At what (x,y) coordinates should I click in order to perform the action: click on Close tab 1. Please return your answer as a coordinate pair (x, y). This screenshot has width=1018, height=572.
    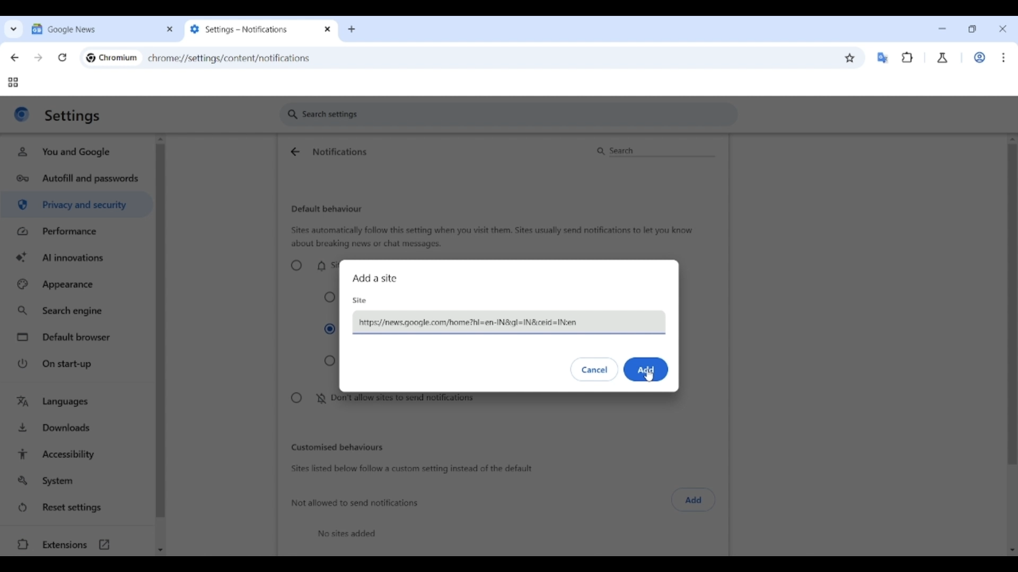
    Looking at the image, I should click on (170, 29).